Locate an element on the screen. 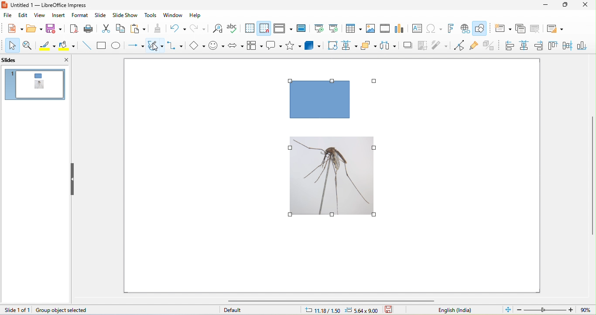 The image size is (596, 315). video is located at coordinates (385, 30).